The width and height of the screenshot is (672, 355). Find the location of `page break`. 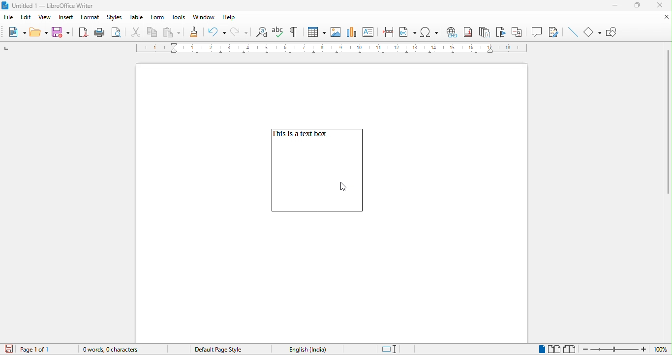

page break is located at coordinates (387, 31).